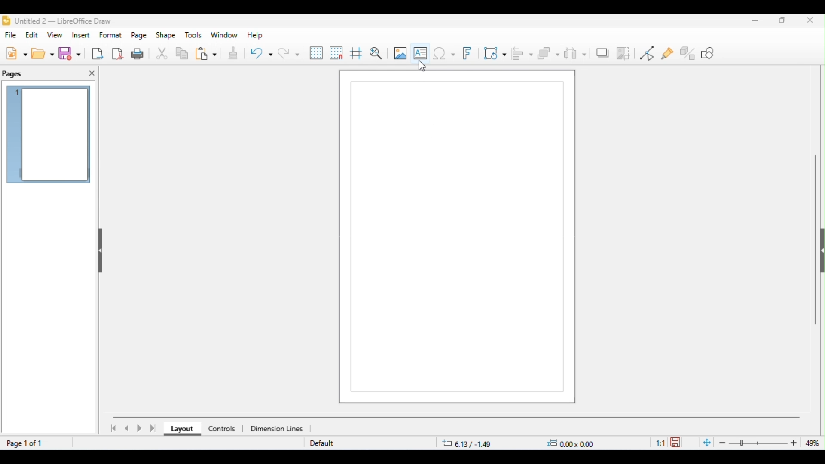 This screenshot has height=464, width=825. I want to click on insert, so click(81, 35).